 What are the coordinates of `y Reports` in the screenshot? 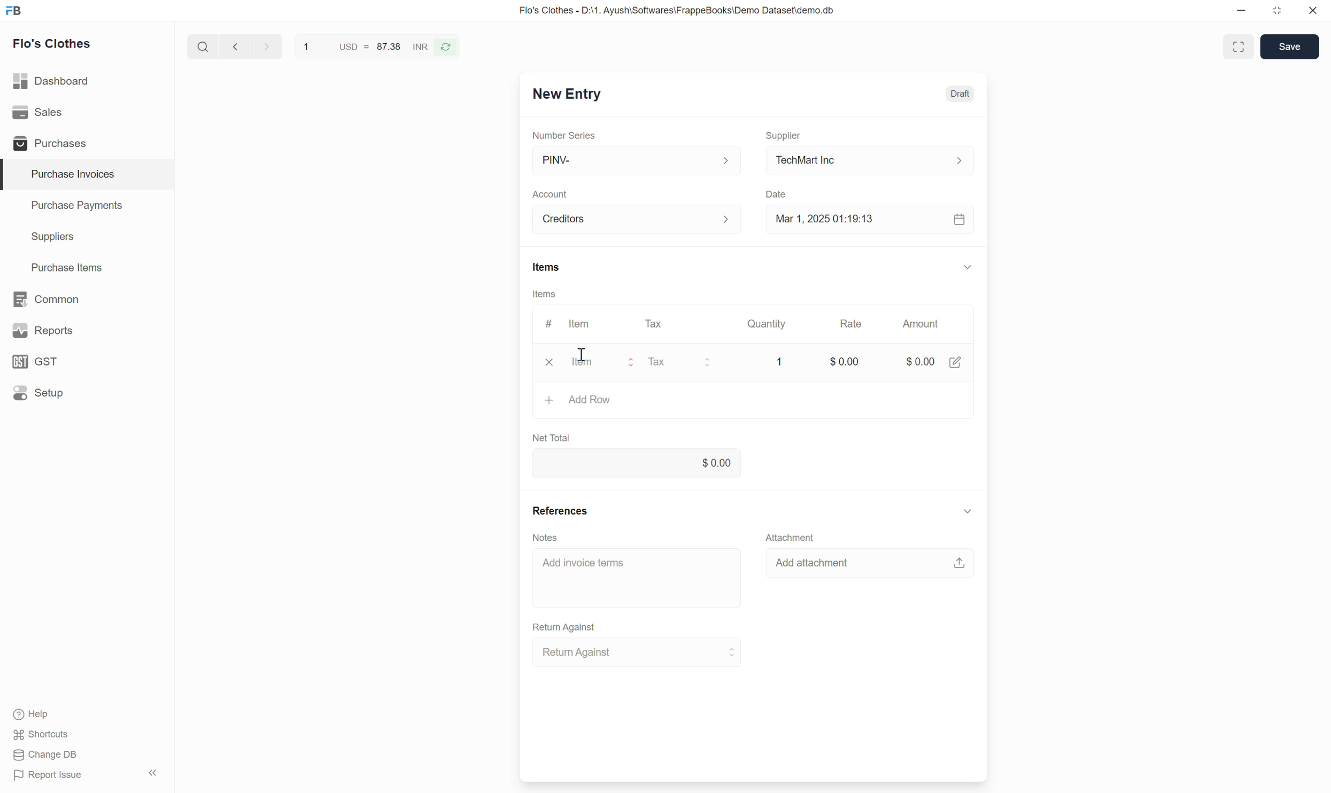 It's located at (42, 331).